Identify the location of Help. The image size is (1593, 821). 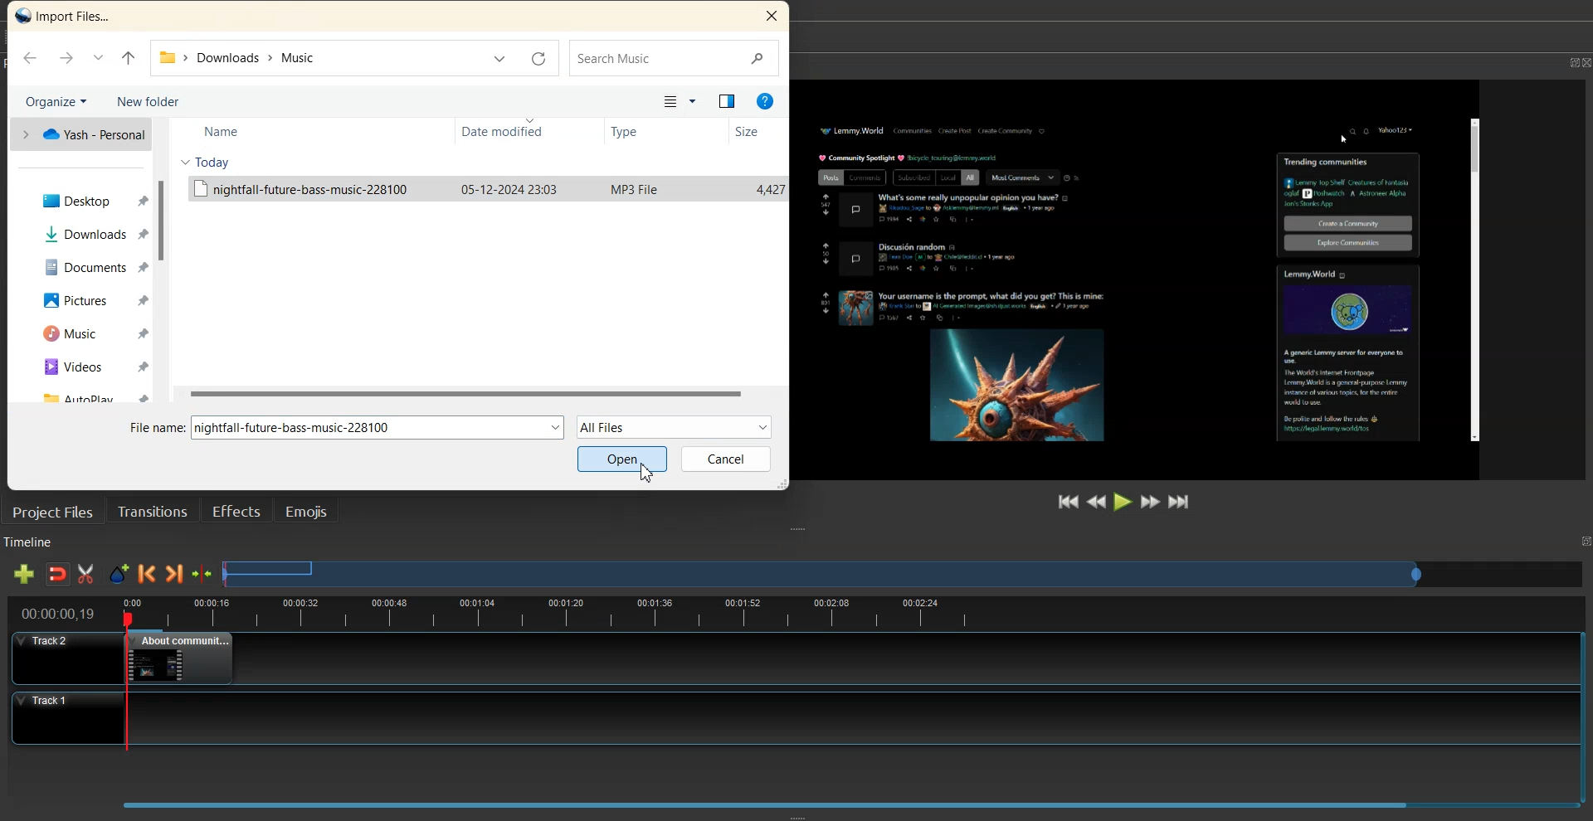
(767, 101).